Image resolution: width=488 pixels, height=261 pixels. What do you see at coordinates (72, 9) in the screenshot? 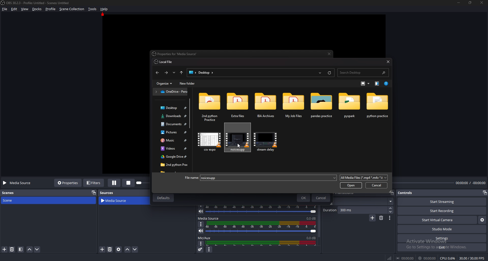
I see `Scene collection` at bounding box center [72, 9].